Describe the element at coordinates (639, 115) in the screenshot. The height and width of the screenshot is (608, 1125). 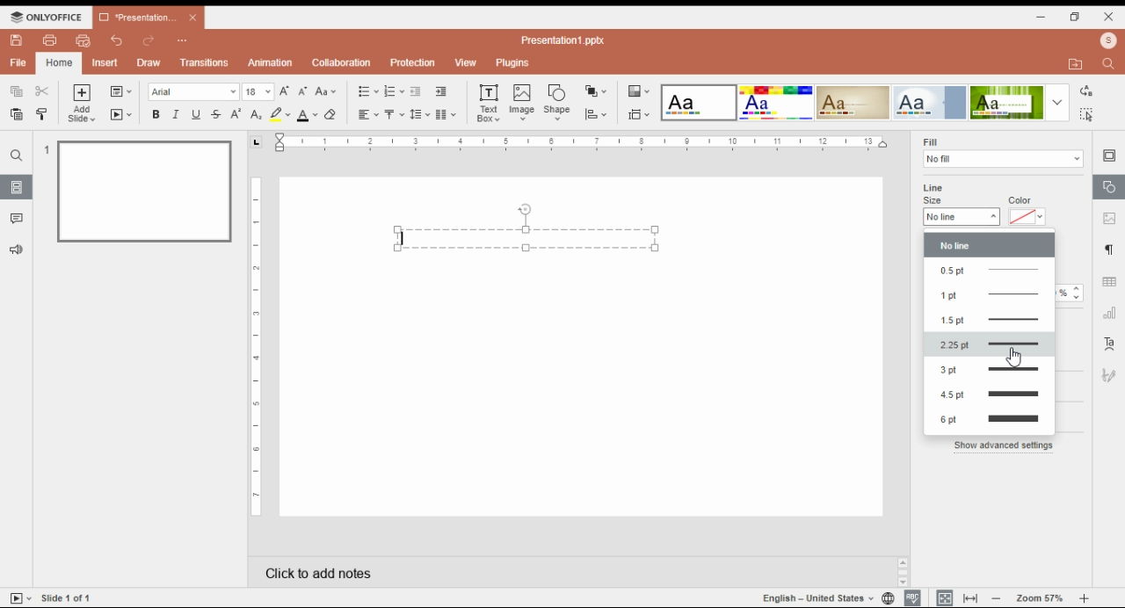
I see `slide size` at that location.